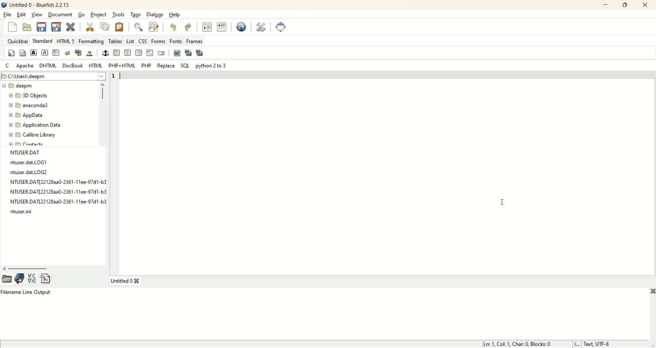  I want to click on insert file, so click(46, 278).